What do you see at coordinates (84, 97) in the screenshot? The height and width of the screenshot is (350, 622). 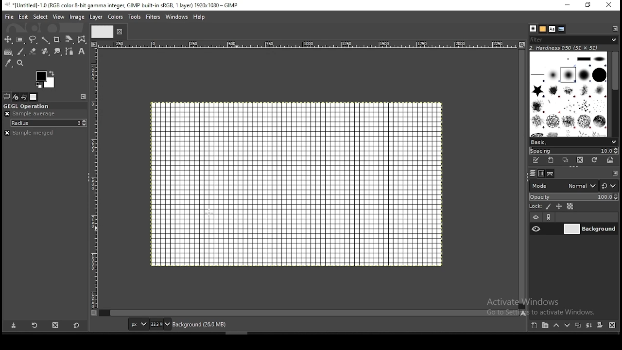 I see `cinfigure this tab` at bounding box center [84, 97].